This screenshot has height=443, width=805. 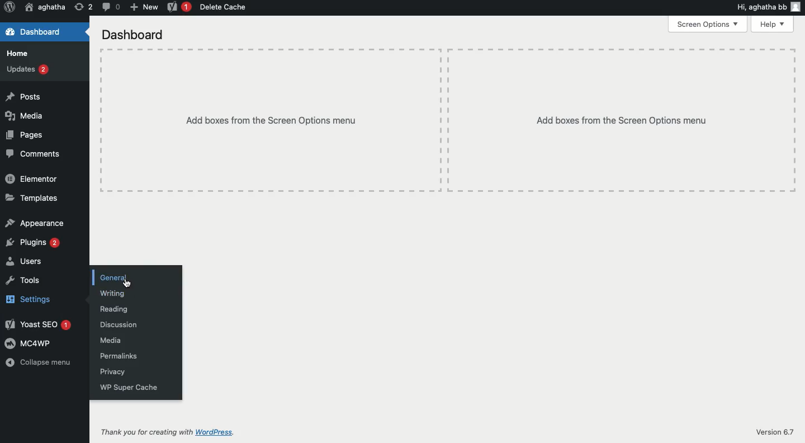 I want to click on Media, so click(x=110, y=341).